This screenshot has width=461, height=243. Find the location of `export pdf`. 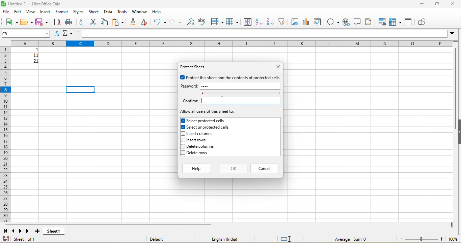

export pdf is located at coordinates (57, 22).